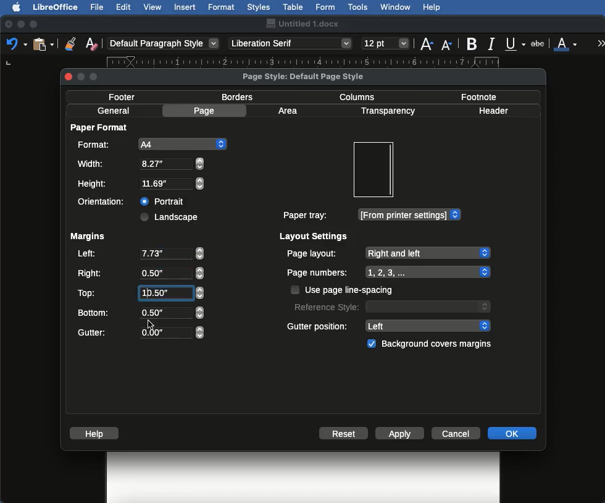 This screenshot has width=605, height=503. What do you see at coordinates (293, 6) in the screenshot?
I see `Table` at bounding box center [293, 6].